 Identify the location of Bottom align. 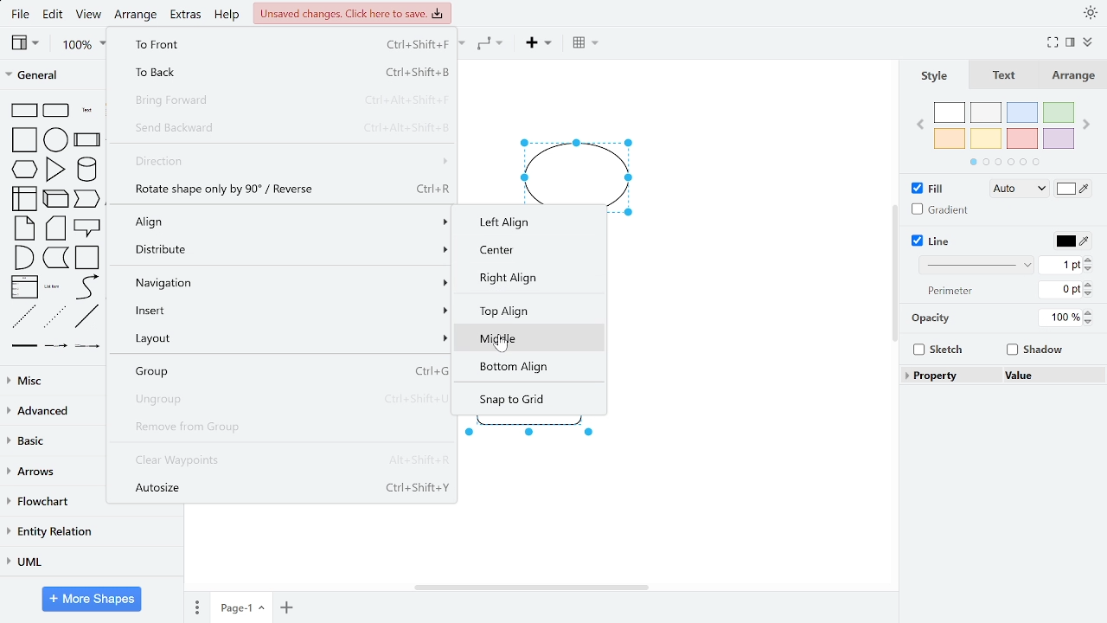
(532, 366).